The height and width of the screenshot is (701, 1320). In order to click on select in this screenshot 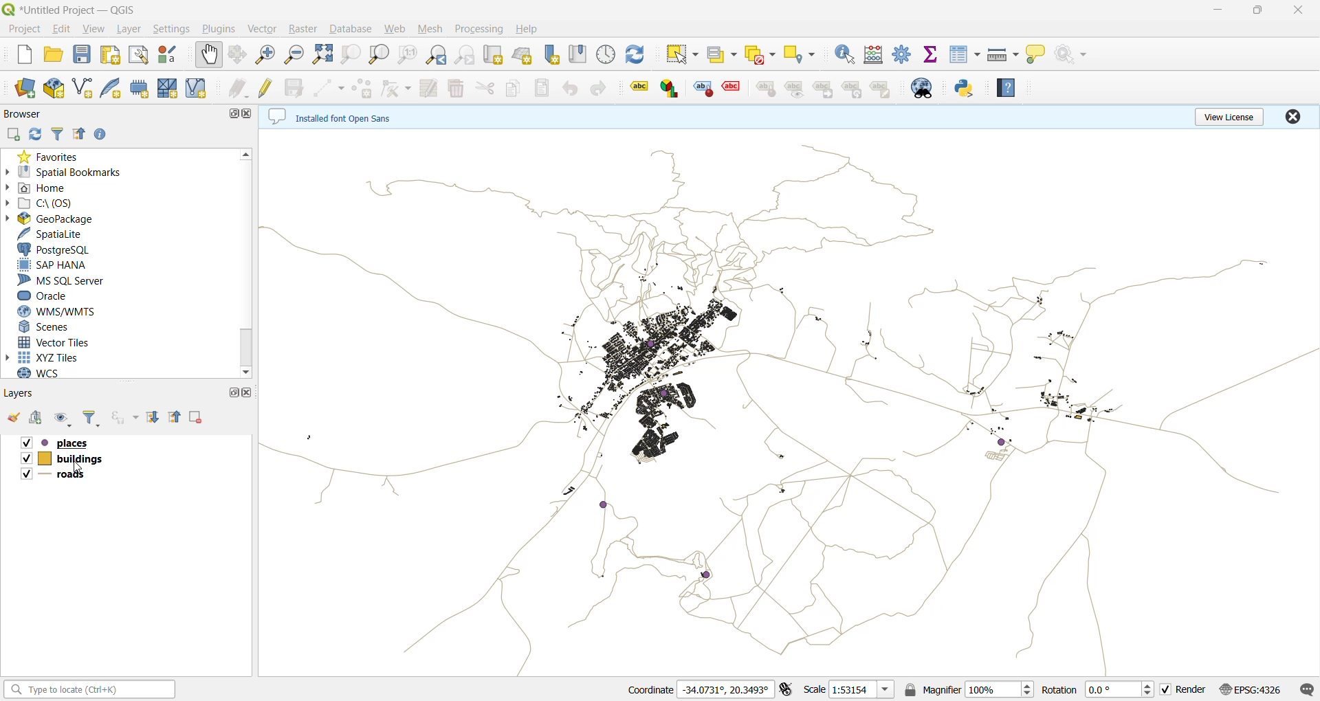, I will do `click(681, 54)`.